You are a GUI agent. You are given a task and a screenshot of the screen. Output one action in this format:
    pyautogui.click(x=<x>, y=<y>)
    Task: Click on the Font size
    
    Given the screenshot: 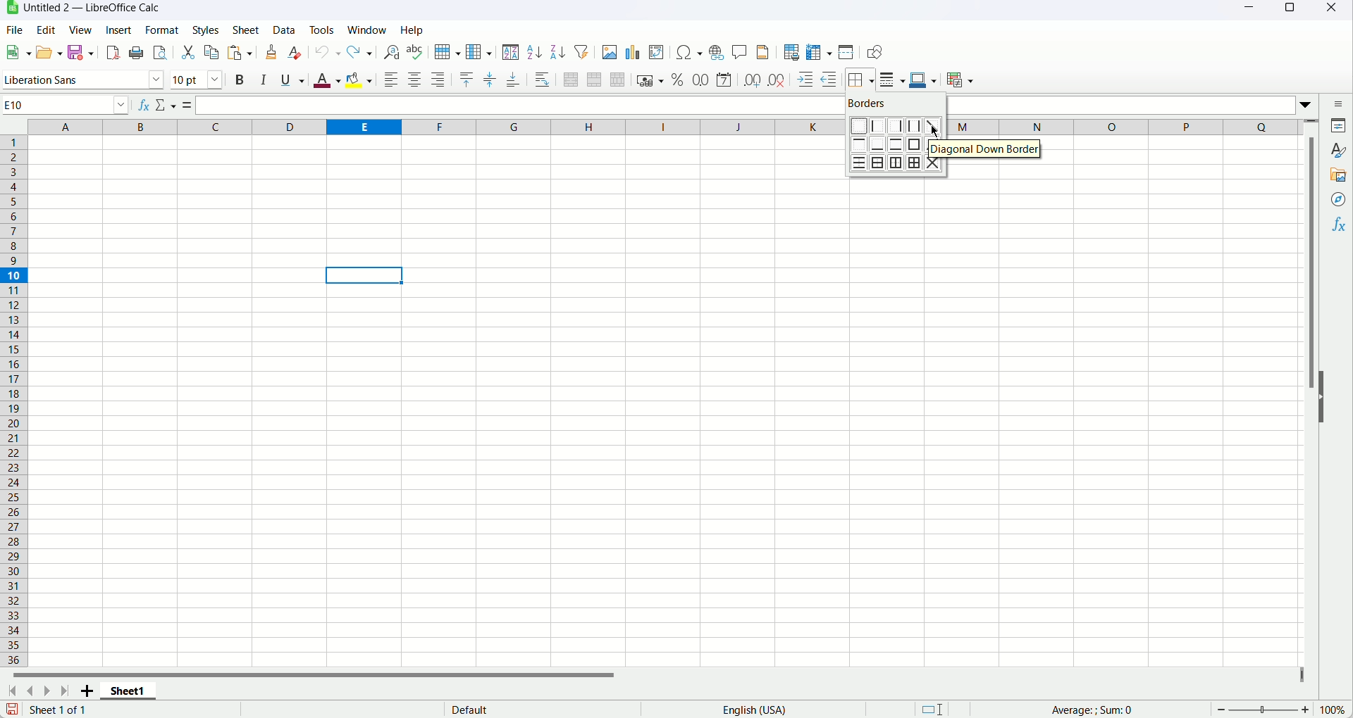 What is the action you would take?
    pyautogui.click(x=199, y=80)
    